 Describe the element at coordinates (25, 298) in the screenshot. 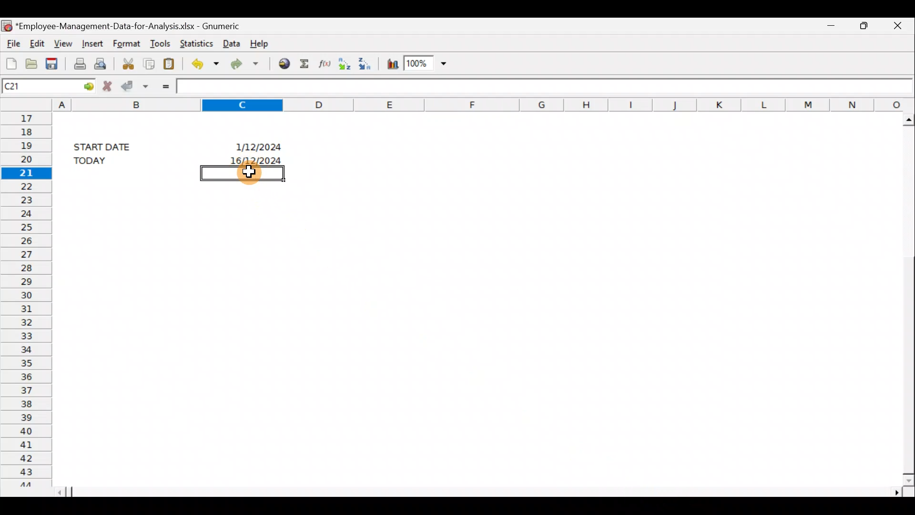

I see `Rows` at that location.